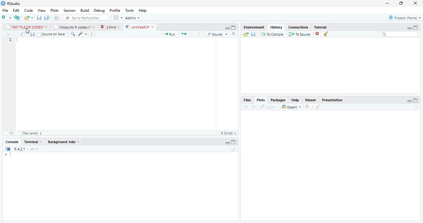  What do you see at coordinates (276, 27) in the screenshot?
I see `History` at bounding box center [276, 27].